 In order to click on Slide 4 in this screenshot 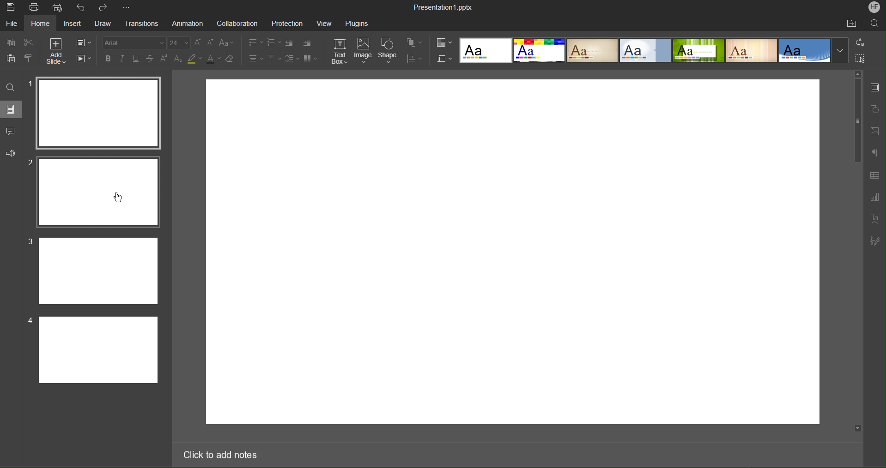, I will do `click(98, 350)`.